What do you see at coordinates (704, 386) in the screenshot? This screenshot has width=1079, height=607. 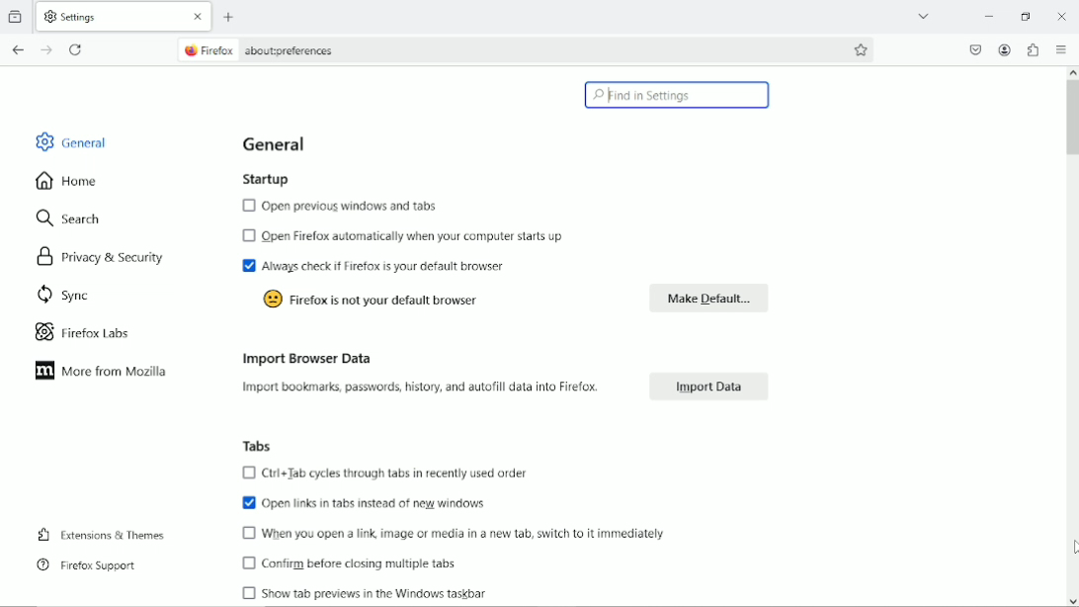 I see `Import data` at bounding box center [704, 386].